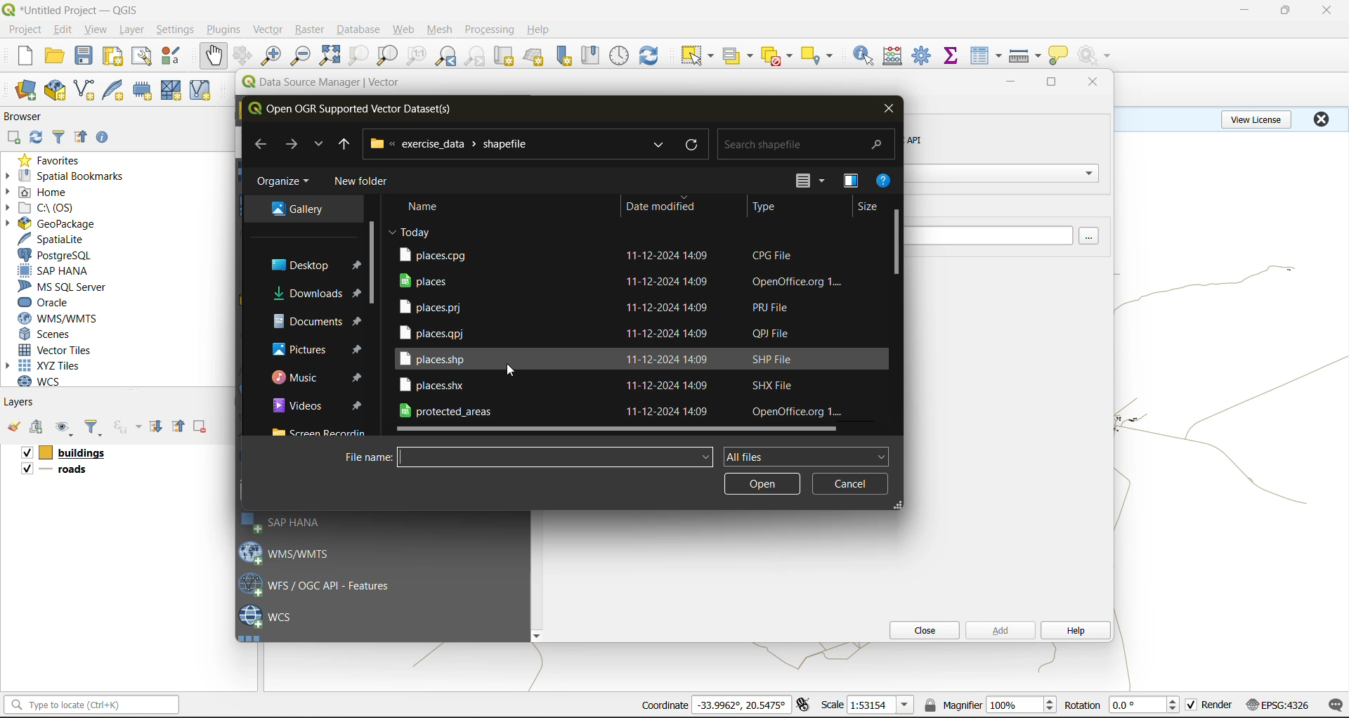 This screenshot has width=1349, height=718. I want to click on new, so click(23, 56).